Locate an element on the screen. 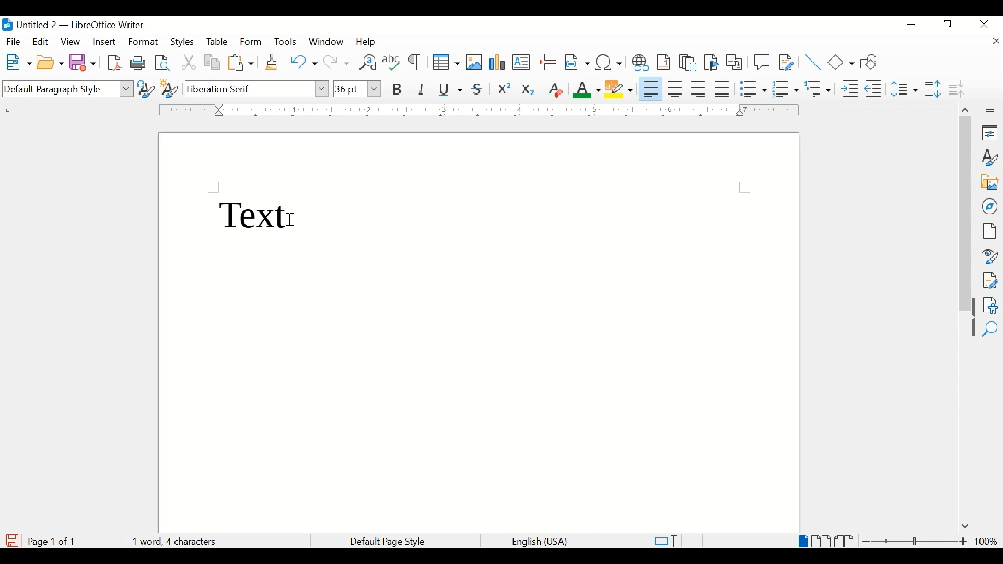 The height and width of the screenshot is (564, 1003). show draw functions is located at coordinates (872, 62).